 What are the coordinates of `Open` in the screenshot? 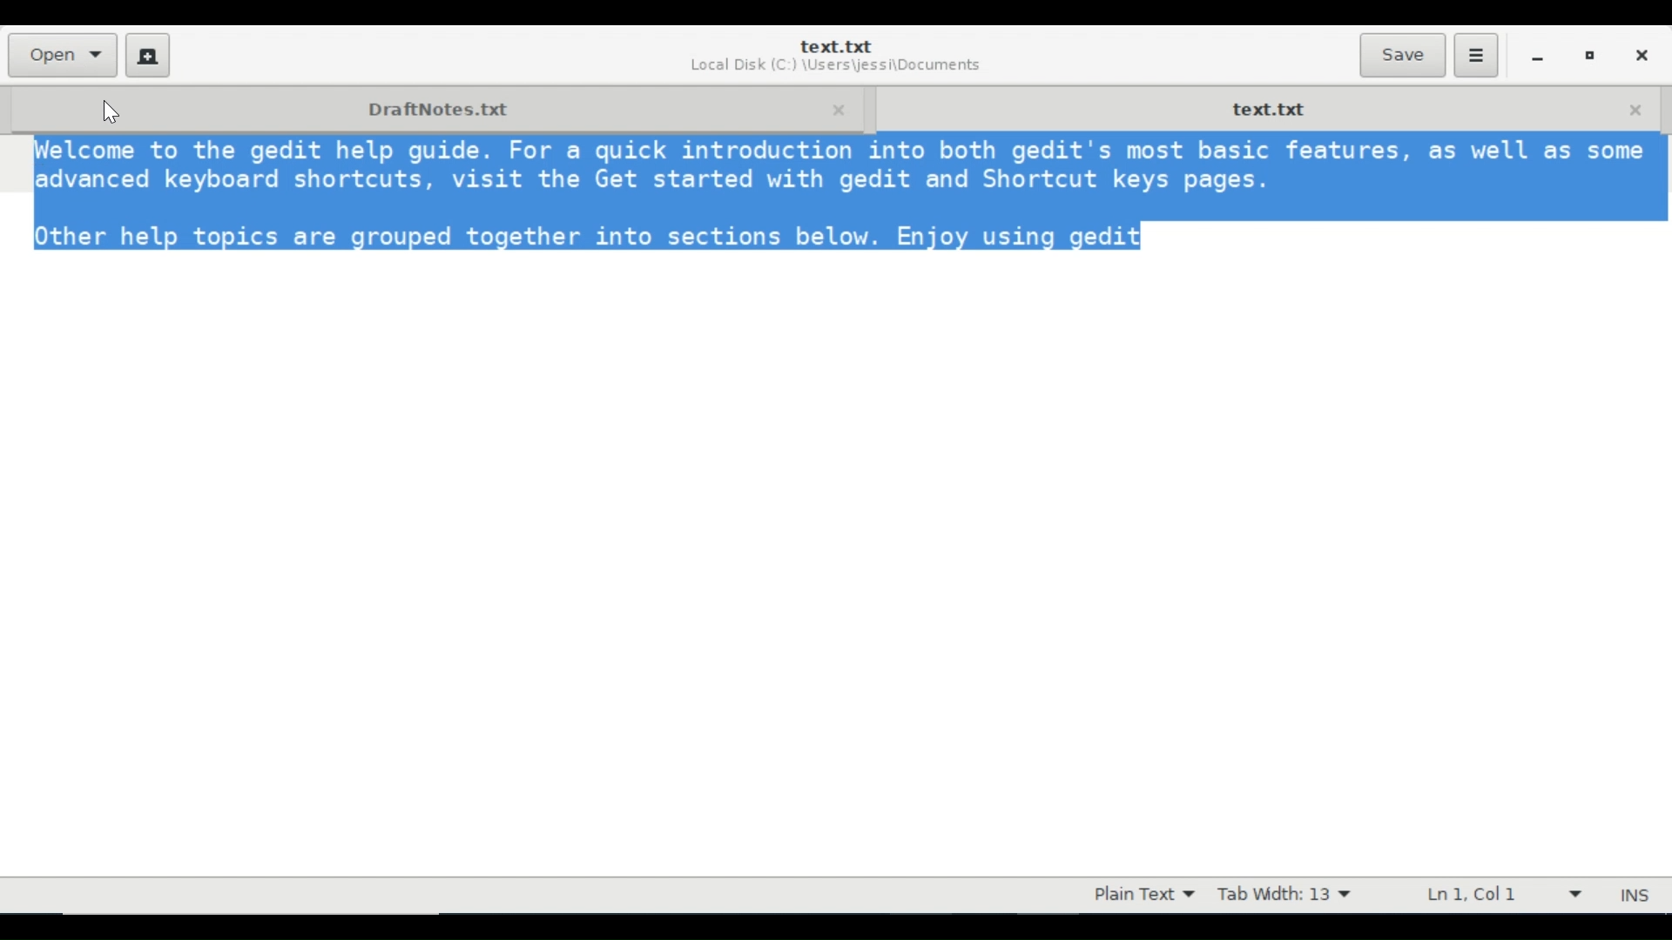 It's located at (61, 55).